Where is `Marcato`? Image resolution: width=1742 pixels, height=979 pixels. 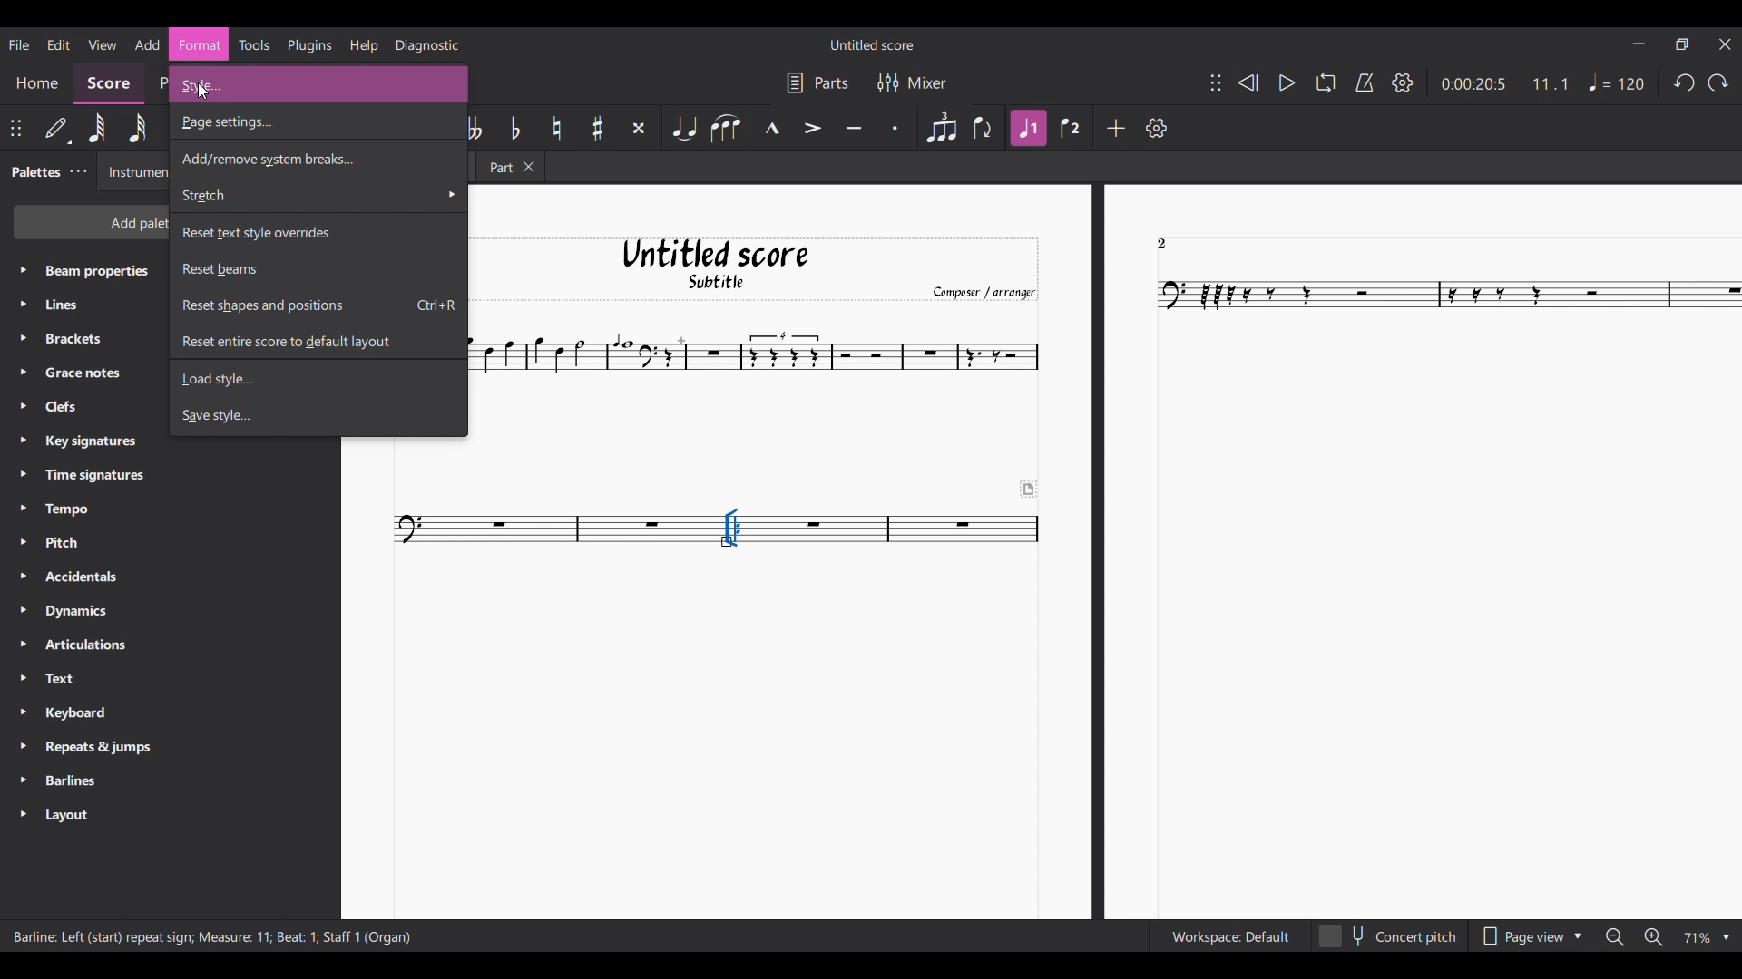
Marcato is located at coordinates (769, 127).